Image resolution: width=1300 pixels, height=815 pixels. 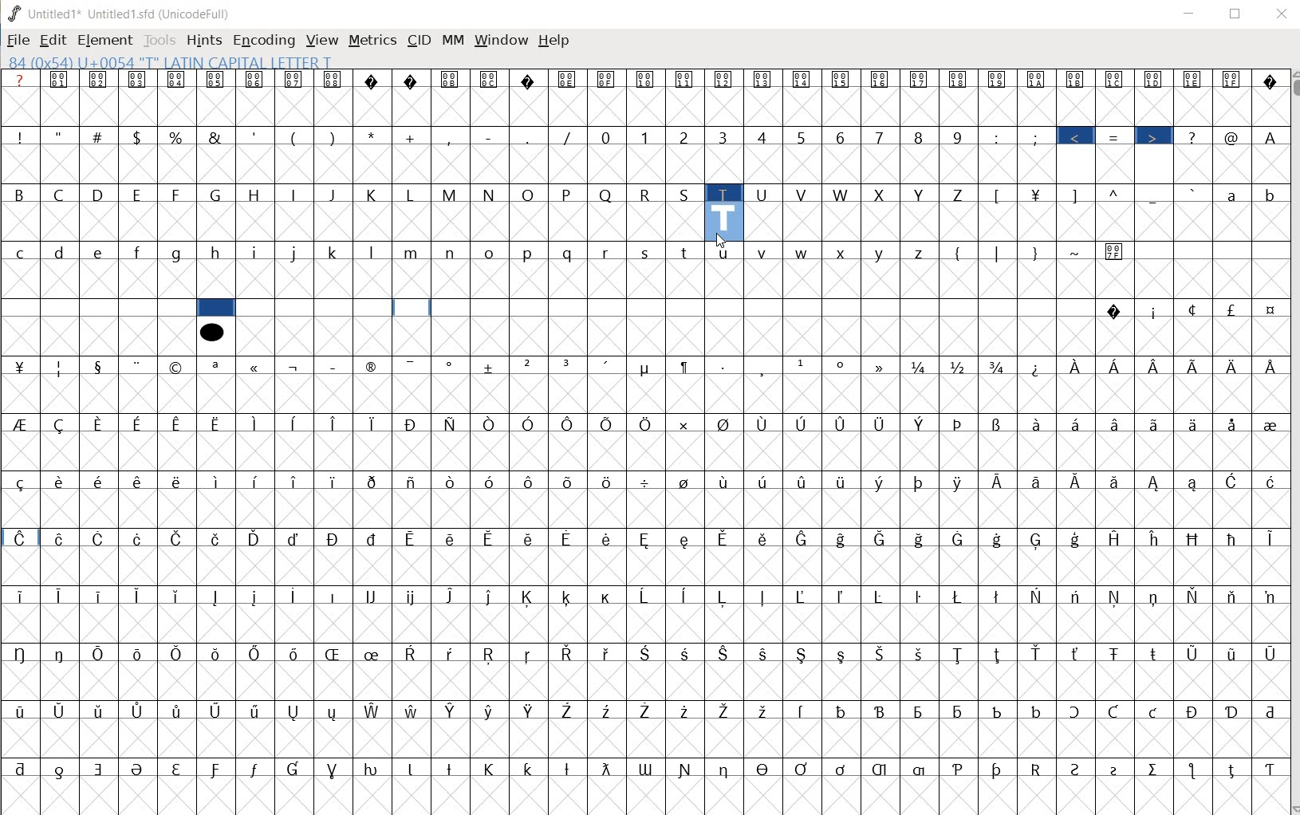 I want to click on Symbol, so click(x=296, y=79).